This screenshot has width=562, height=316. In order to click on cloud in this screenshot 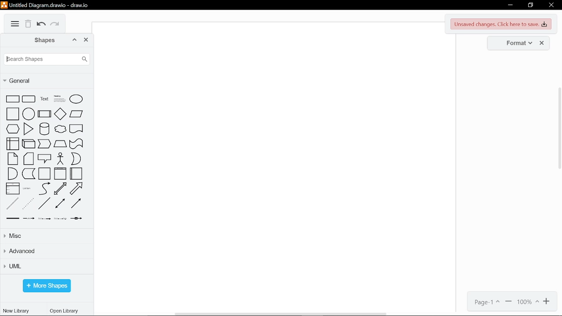, I will do `click(60, 130)`.